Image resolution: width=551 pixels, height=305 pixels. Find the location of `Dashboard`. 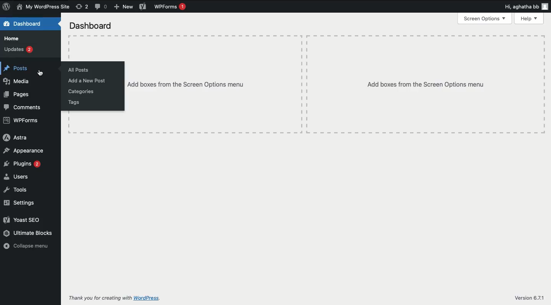

Dashboard is located at coordinates (26, 24).